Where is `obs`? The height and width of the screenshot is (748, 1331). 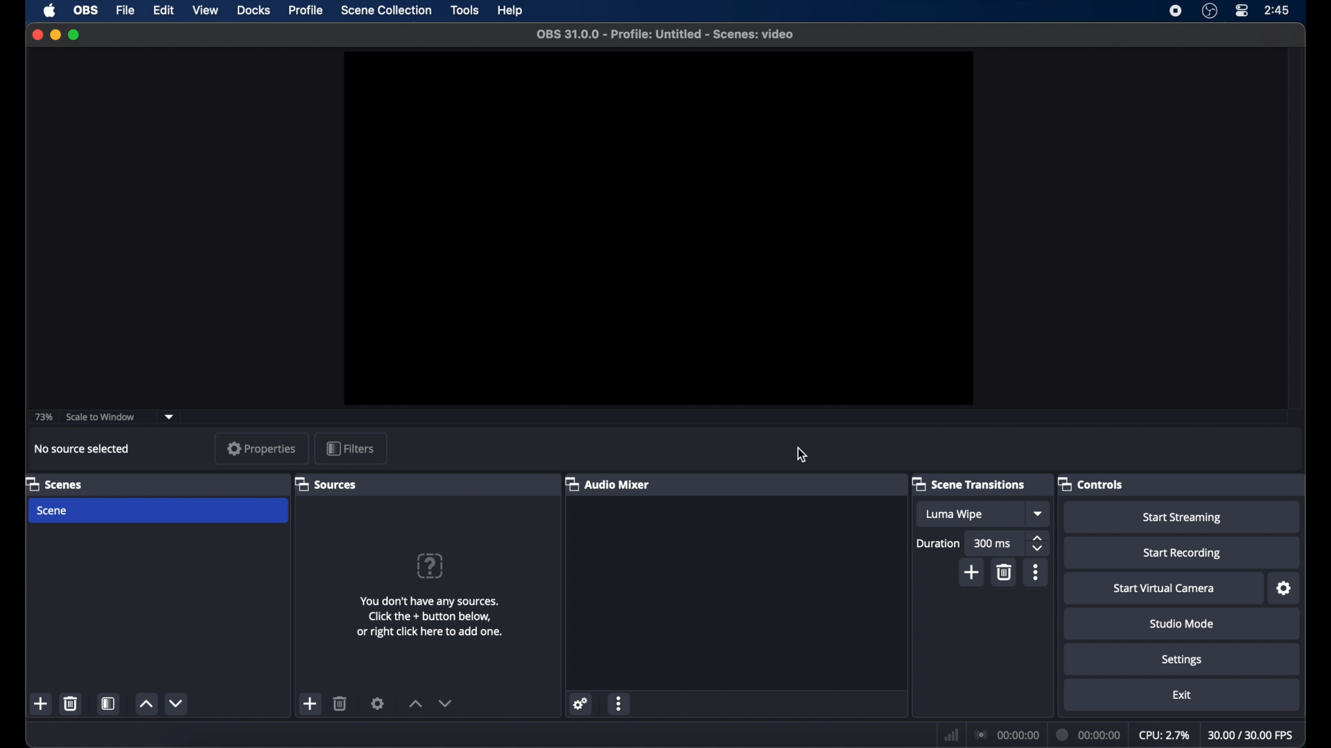
obs is located at coordinates (87, 10).